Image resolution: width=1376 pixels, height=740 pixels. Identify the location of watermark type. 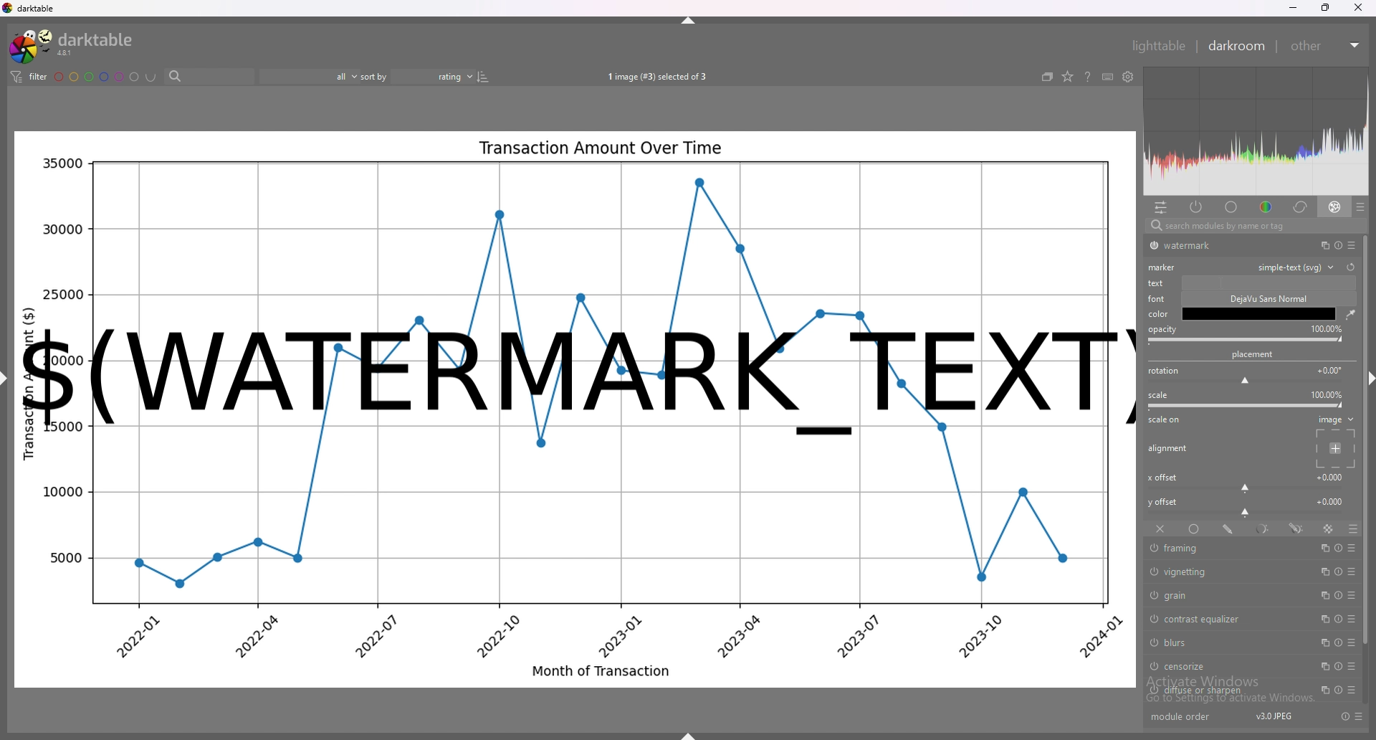
(1300, 267).